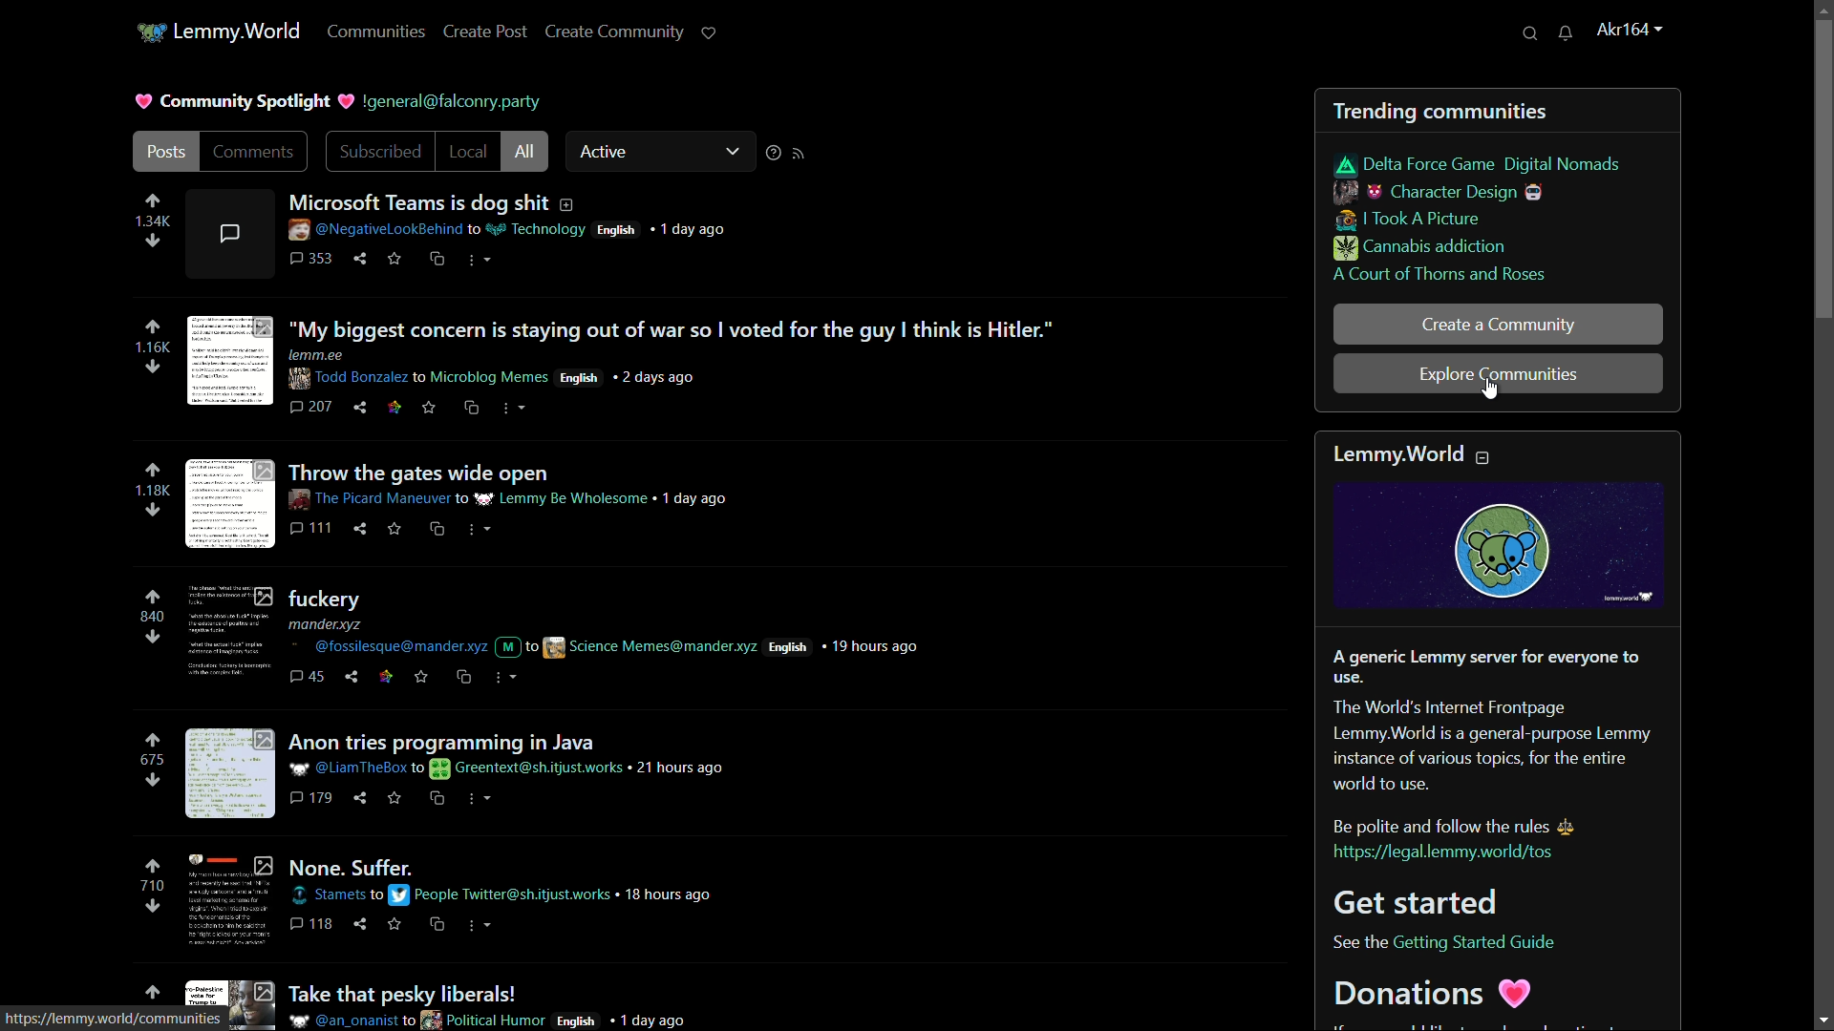  I want to click on image, so click(233, 774).